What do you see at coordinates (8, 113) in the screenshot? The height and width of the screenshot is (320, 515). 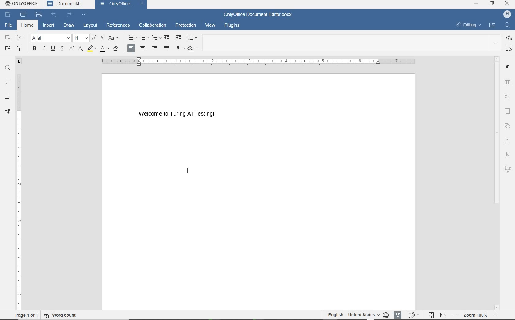 I see `feedback & support` at bounding box center [8, 113].